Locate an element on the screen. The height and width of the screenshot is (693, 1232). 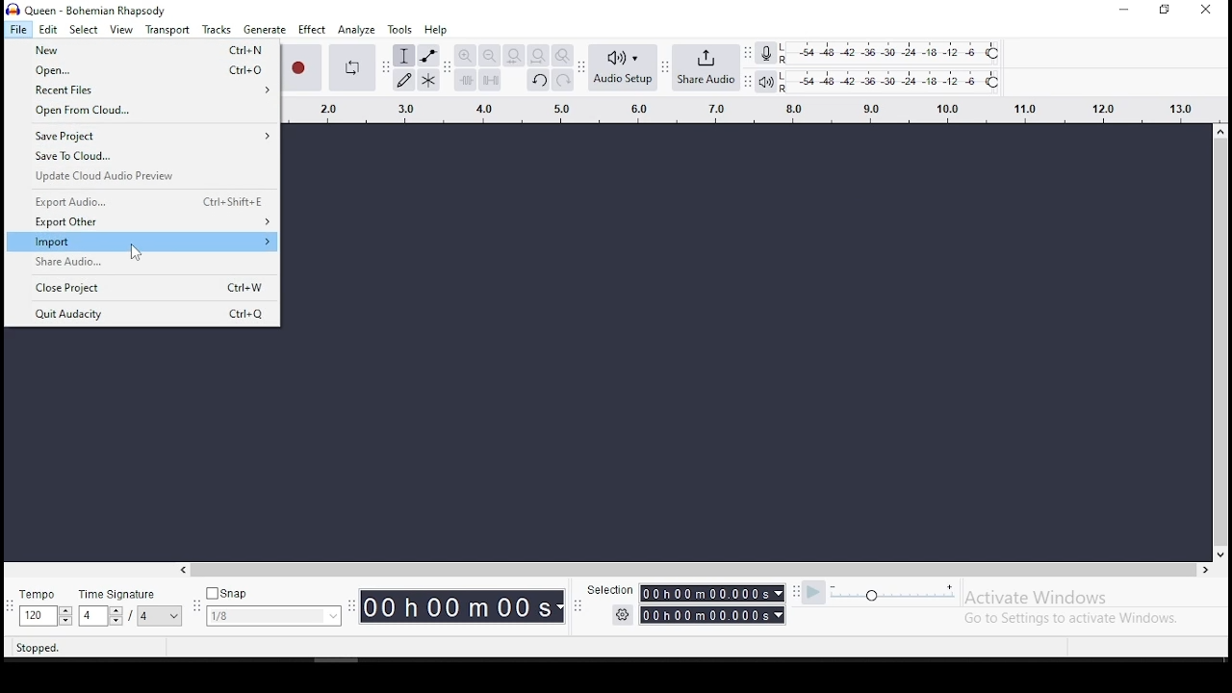
audio setup is located at coordinates (623, 67).